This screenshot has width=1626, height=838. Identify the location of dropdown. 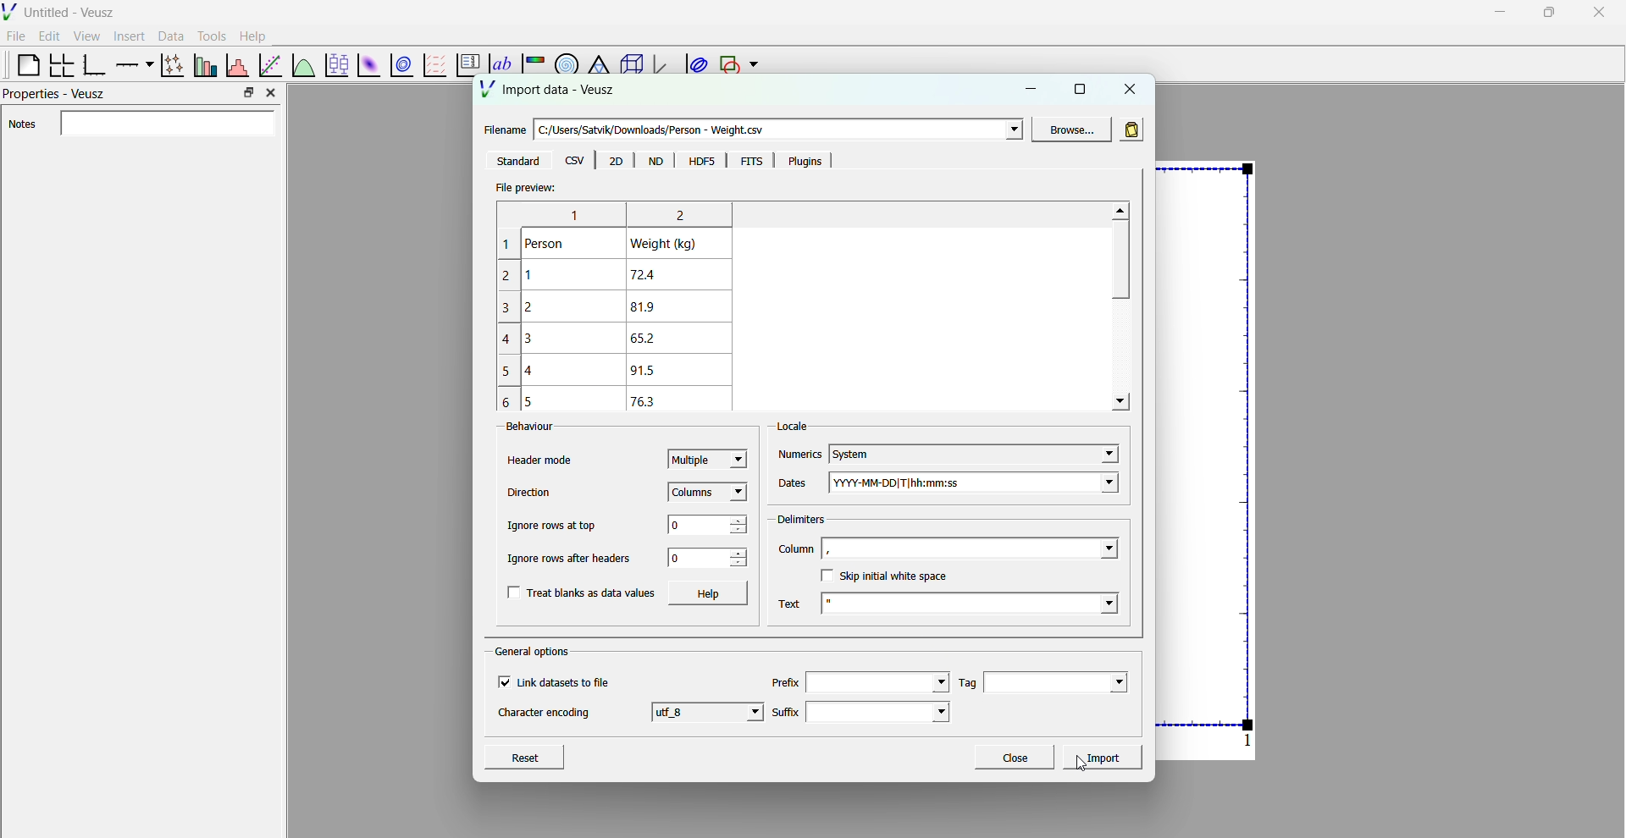
(1011, 130).